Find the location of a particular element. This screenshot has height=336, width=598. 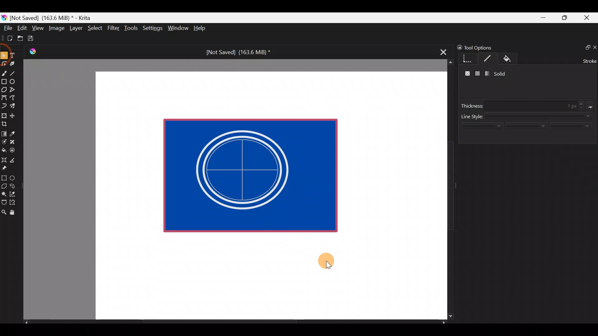

Move a layer is located at coordinates (14, 115).